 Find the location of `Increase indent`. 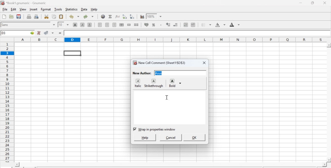

Increase indent is located at coordinates (194, 25).